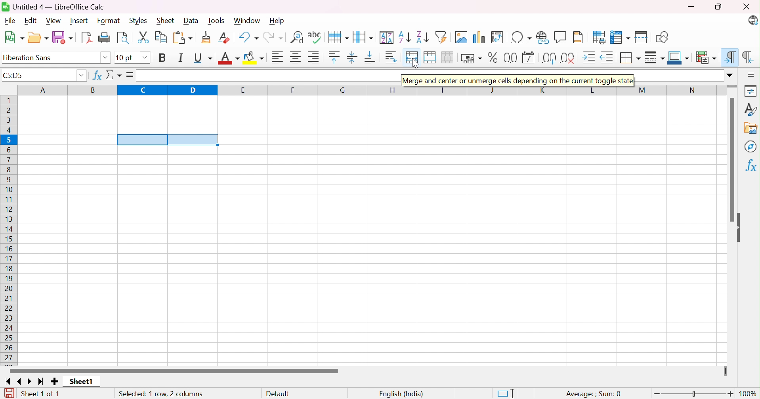  I want to click on Format as Number, so click(510, 57).